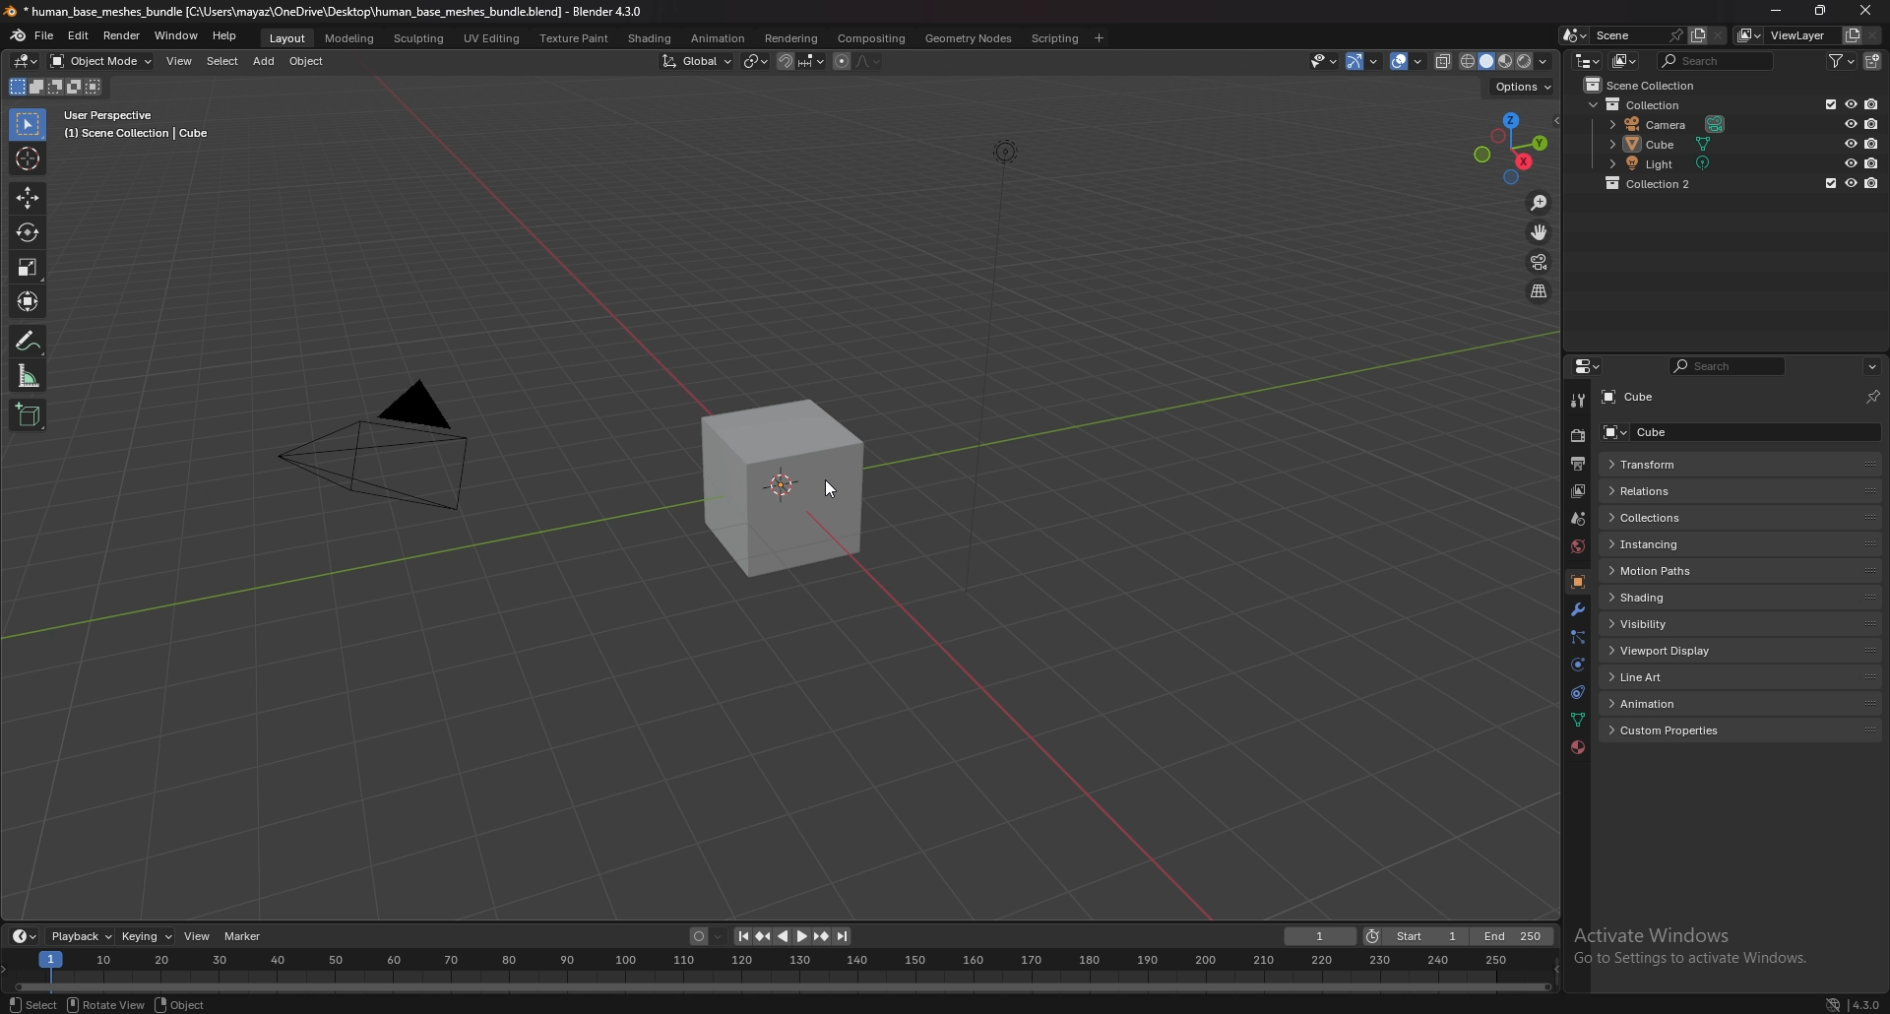  I want to click on add, so click(264, 61).